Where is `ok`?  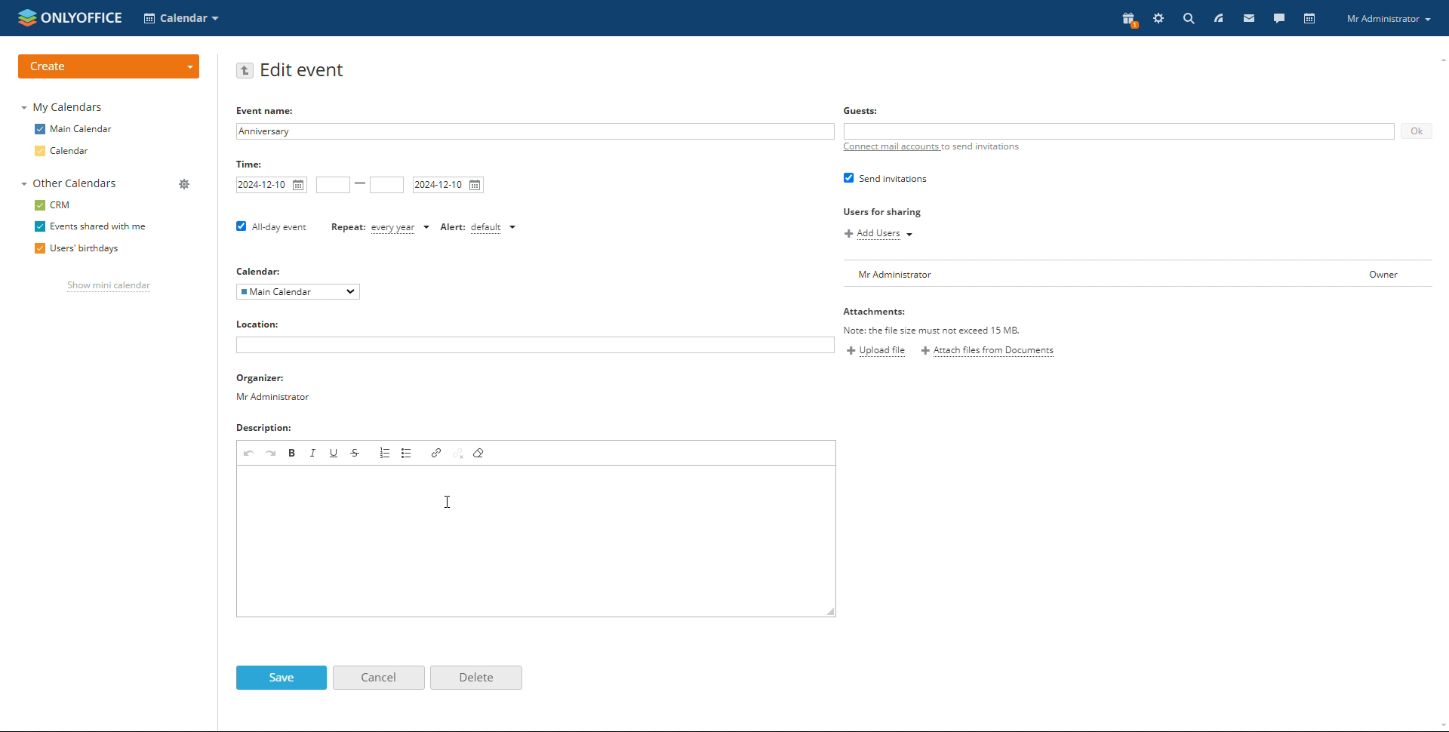 ok is located at coordinates (1417, 131).